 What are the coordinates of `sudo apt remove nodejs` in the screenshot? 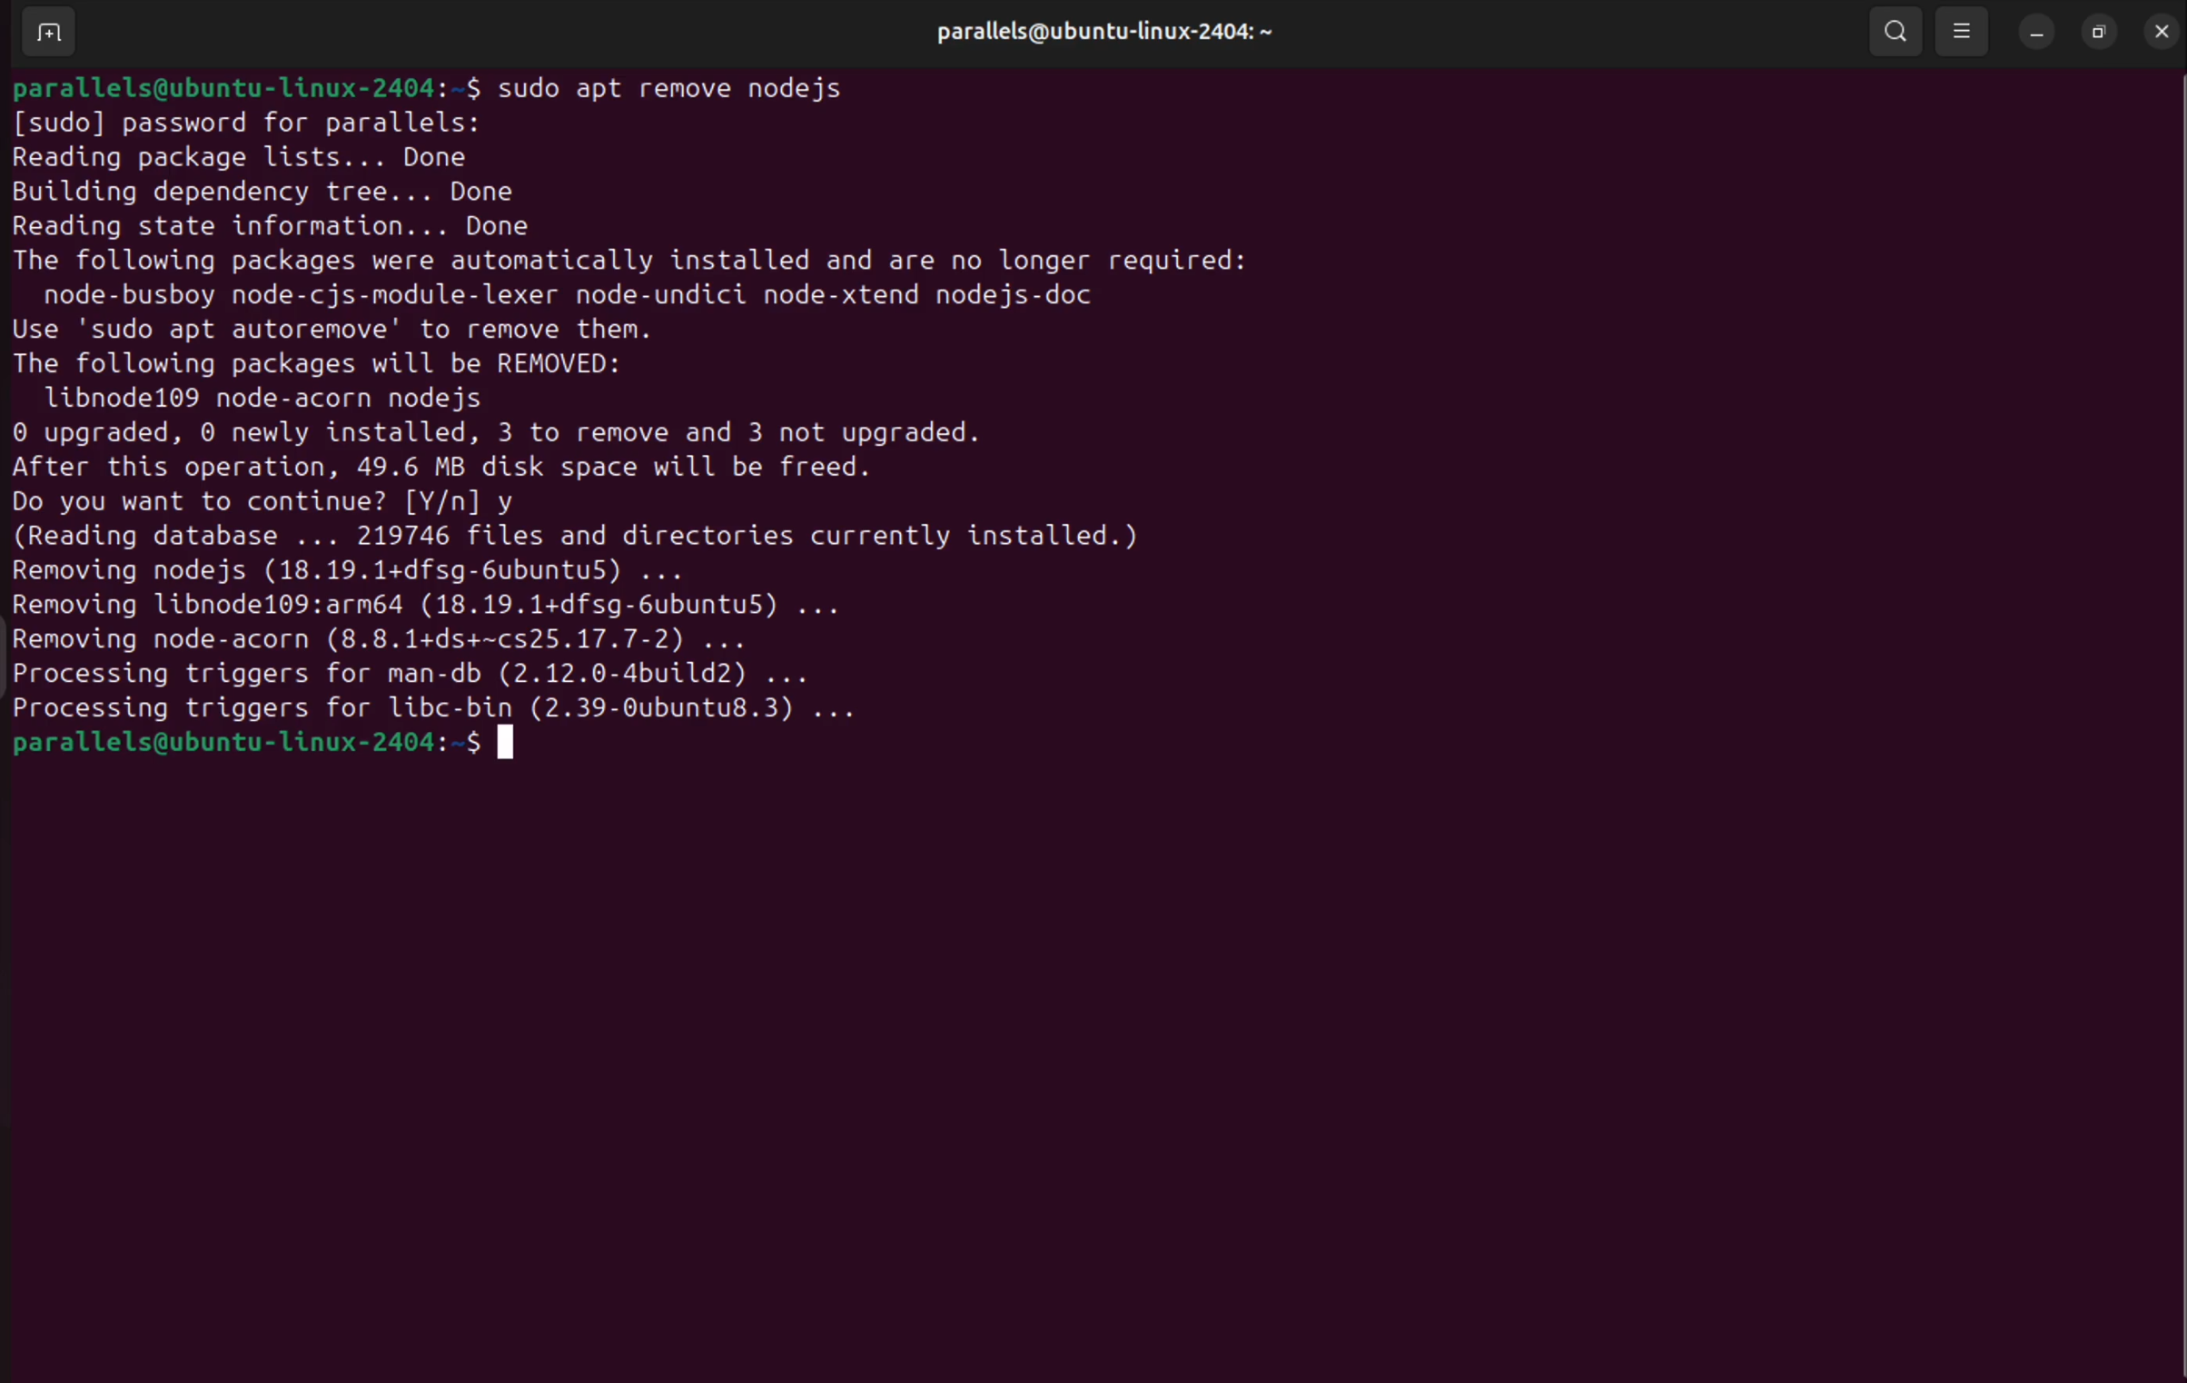 It's located at (699, 88).